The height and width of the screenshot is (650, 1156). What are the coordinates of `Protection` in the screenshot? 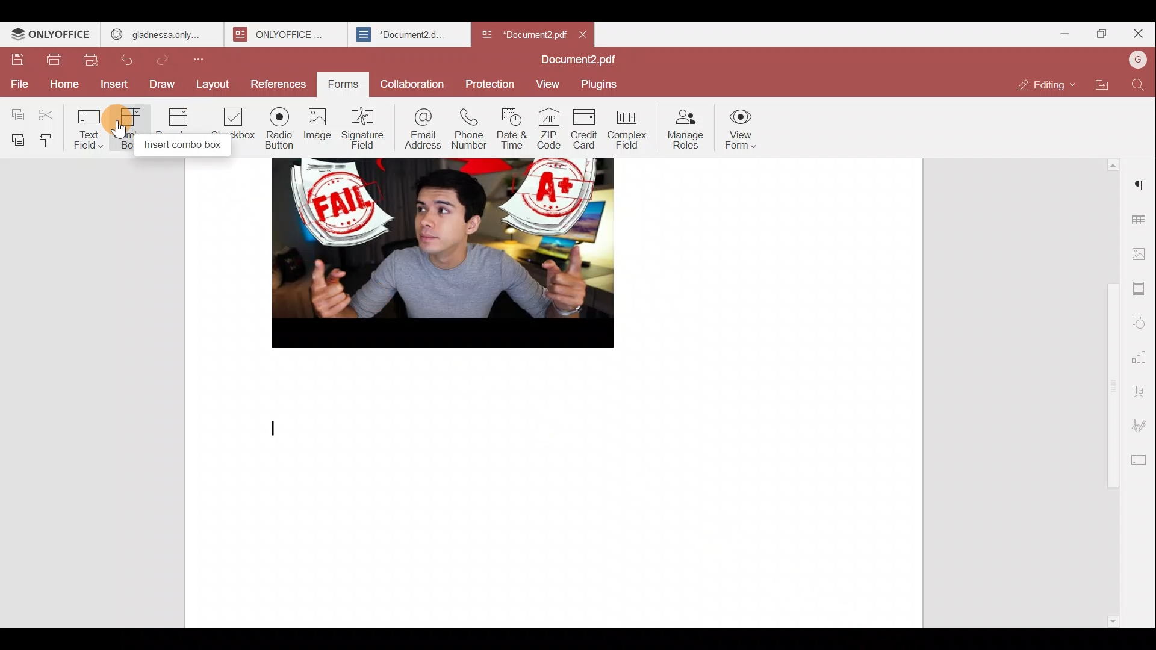 It's located at (489, 82).